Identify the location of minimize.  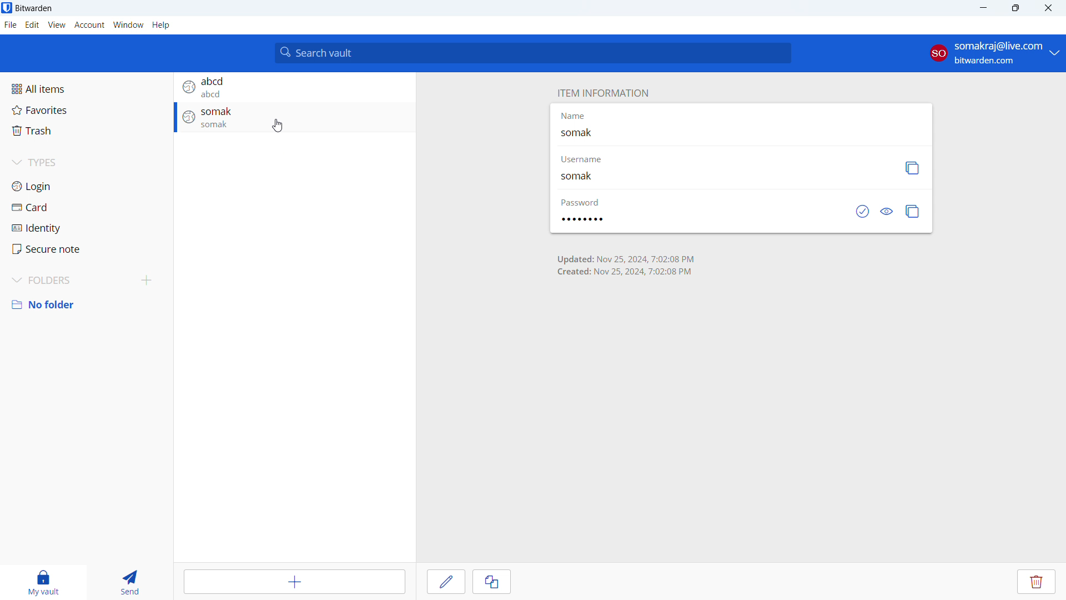
(982, 8).